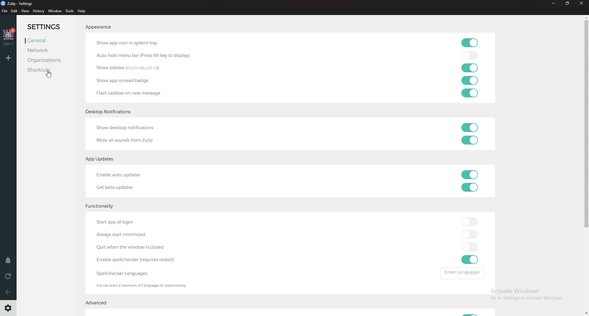  What do you see at coordinates (46, 27) in the screenshot?
I see `Settings` at bounding box center [46, 27].